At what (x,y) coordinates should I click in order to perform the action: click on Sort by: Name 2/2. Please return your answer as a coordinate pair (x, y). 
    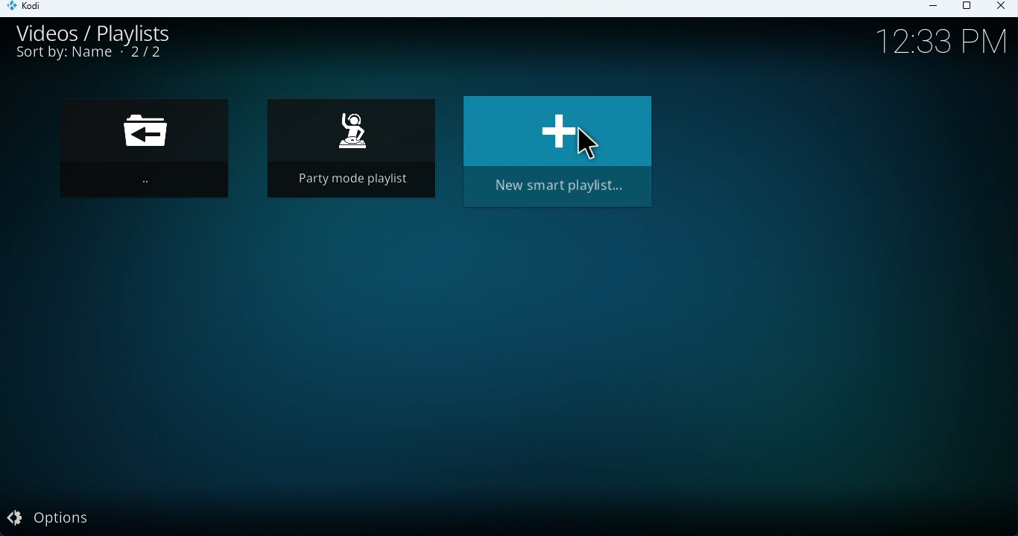
    Looking at the image, I should click on (89, 57).